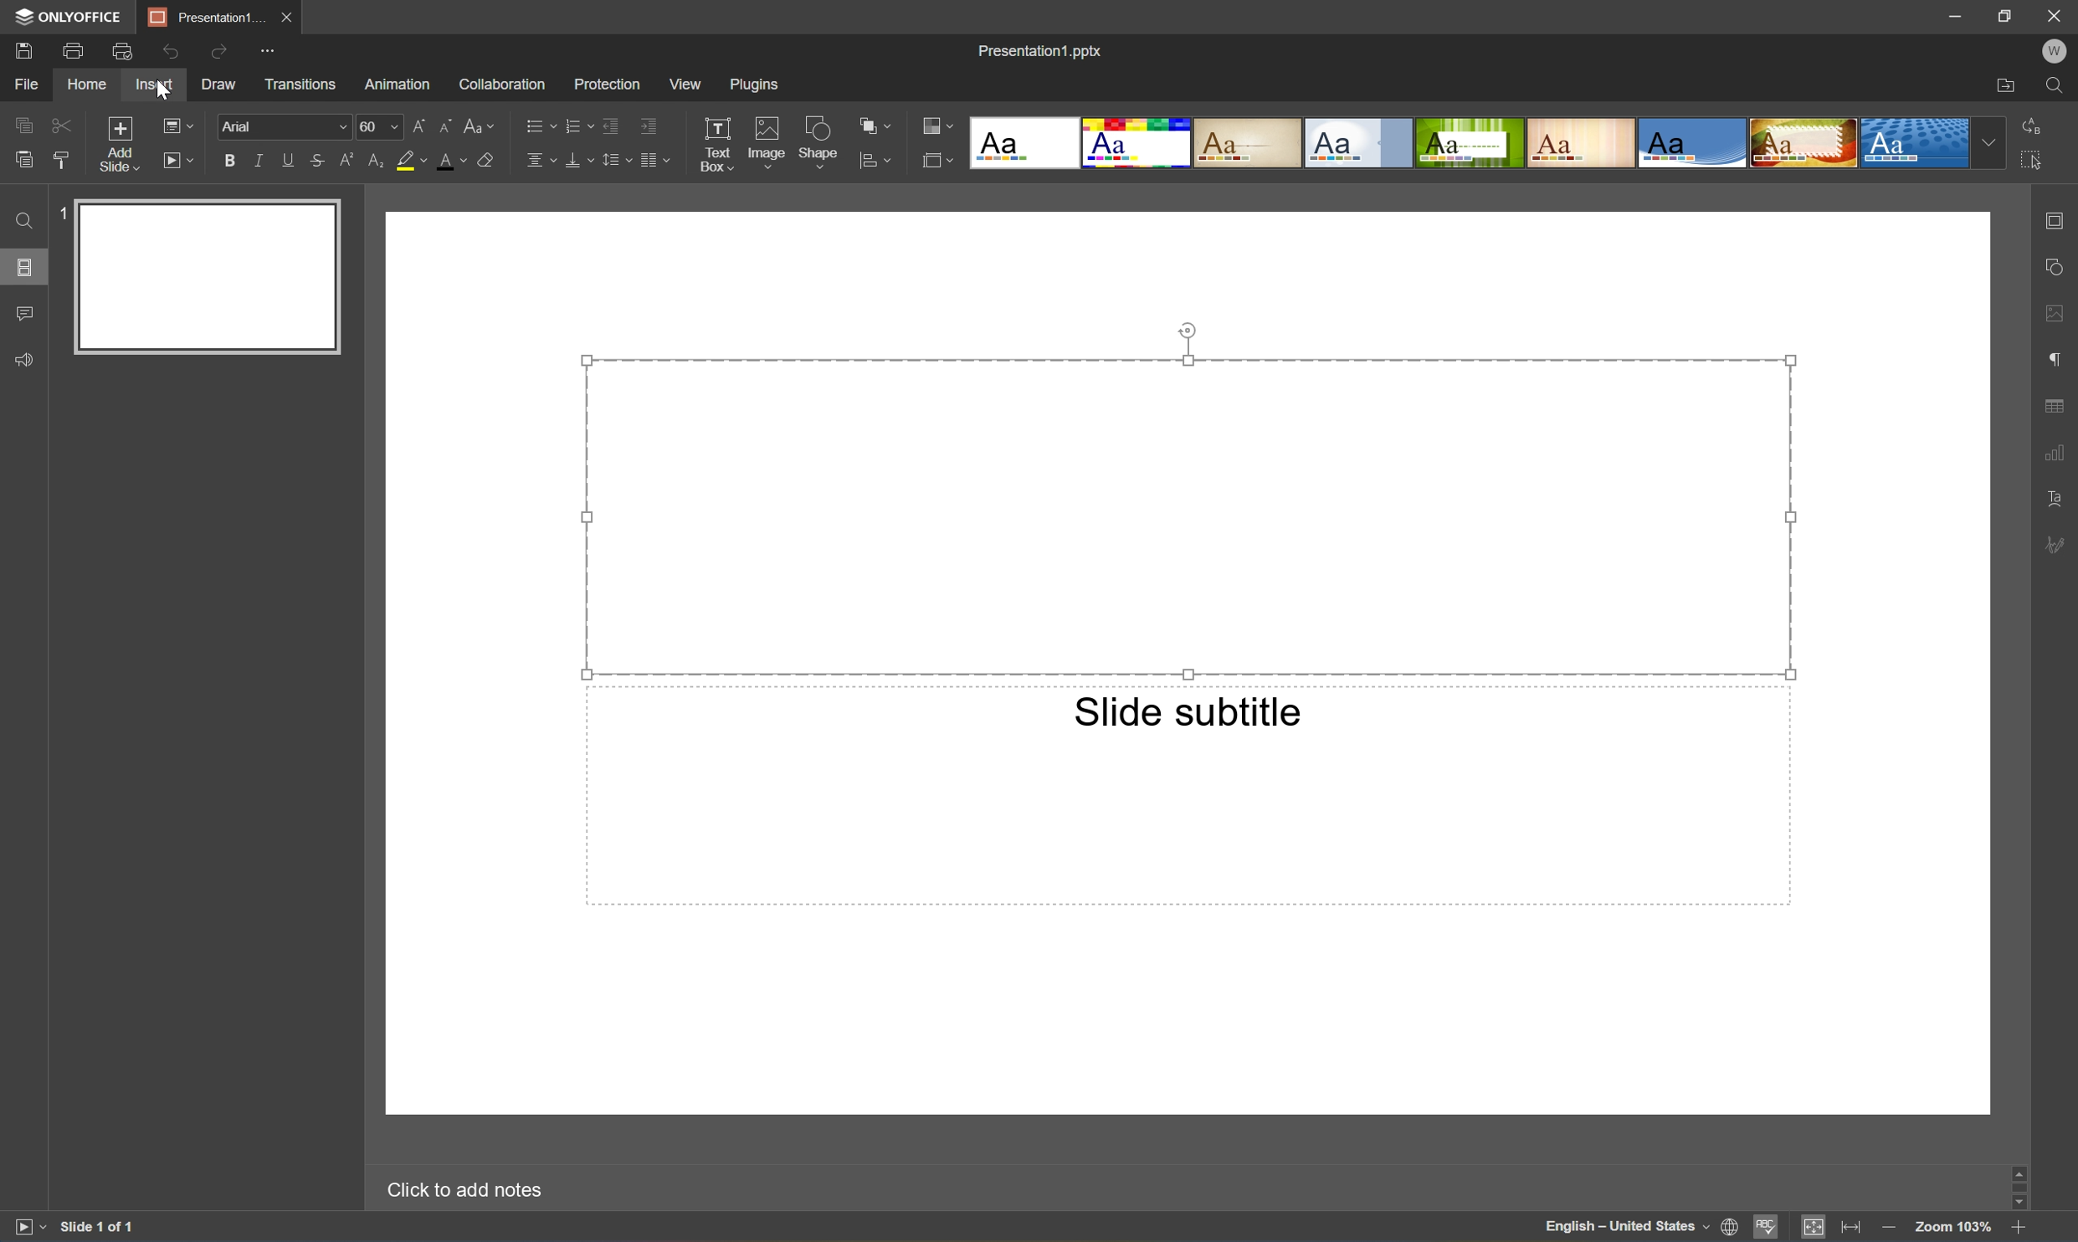  Describe the element at coordinates (219, 85) in the screenshot. I see `Draw` at that location.